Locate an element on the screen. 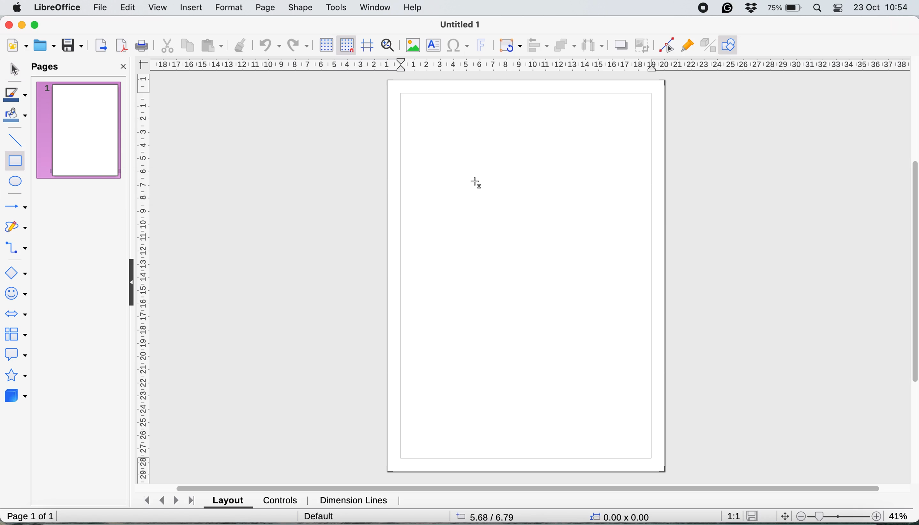 The image size is (919, 525). insert text box is located at coordinates (435, 45).